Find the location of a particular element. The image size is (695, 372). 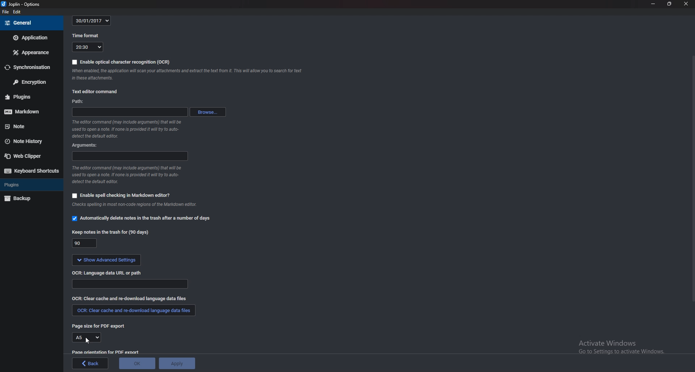

Edit is located at coordinates (17, 12).